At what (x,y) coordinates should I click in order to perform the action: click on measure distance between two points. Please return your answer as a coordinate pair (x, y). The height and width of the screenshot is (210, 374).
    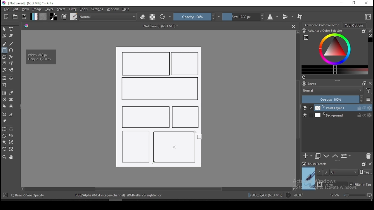
    Looking at the image, I should click on (11, 115).